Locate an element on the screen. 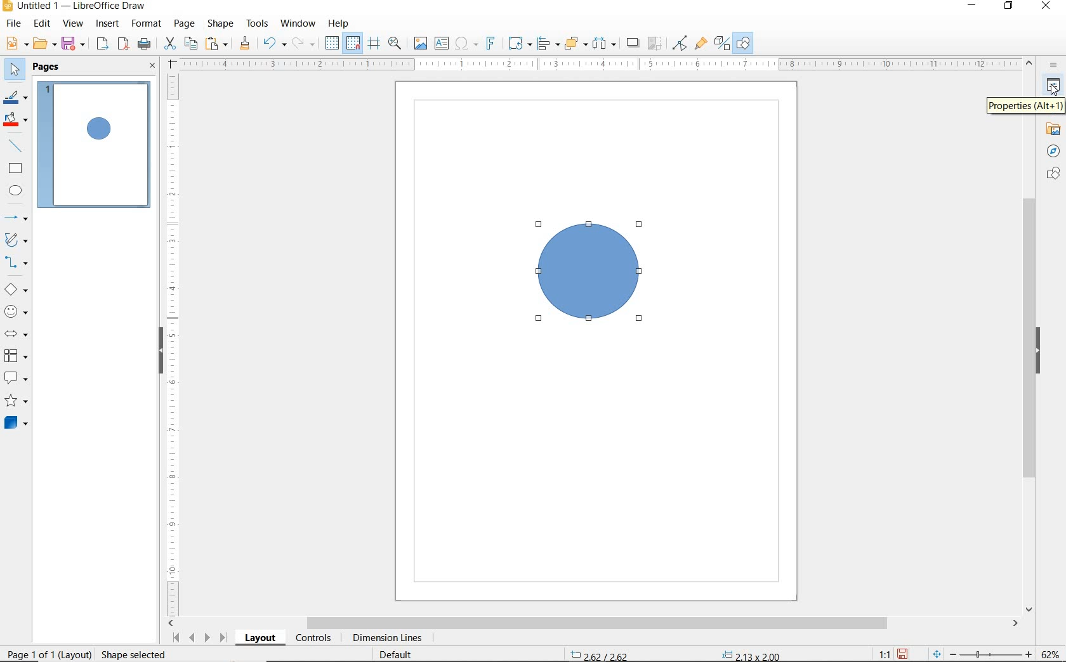 Image resolution: width=1066 pixels, height=662 pixels. Previous page is located at coordinates (192, 639).